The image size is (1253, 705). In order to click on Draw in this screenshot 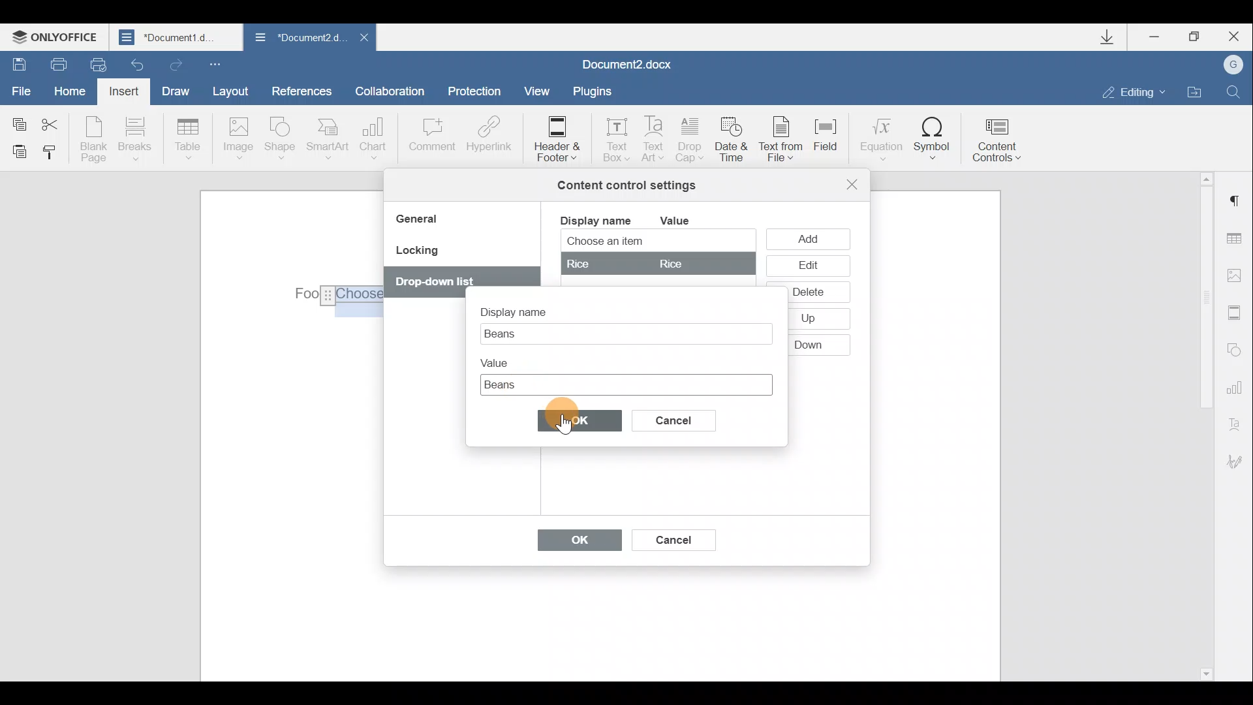, I will do `click(174, 89)`.